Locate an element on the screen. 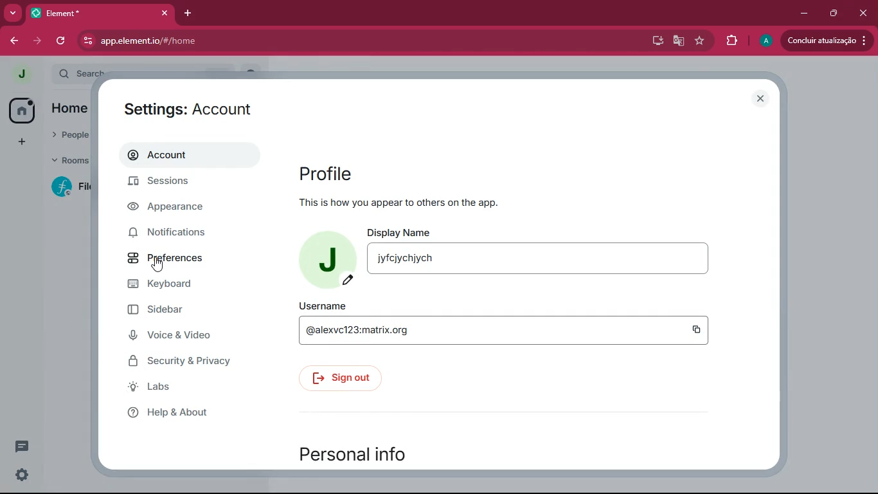 This screenshot has width=878, height=494. cursor on preferences is located at coordinates (159, 264).